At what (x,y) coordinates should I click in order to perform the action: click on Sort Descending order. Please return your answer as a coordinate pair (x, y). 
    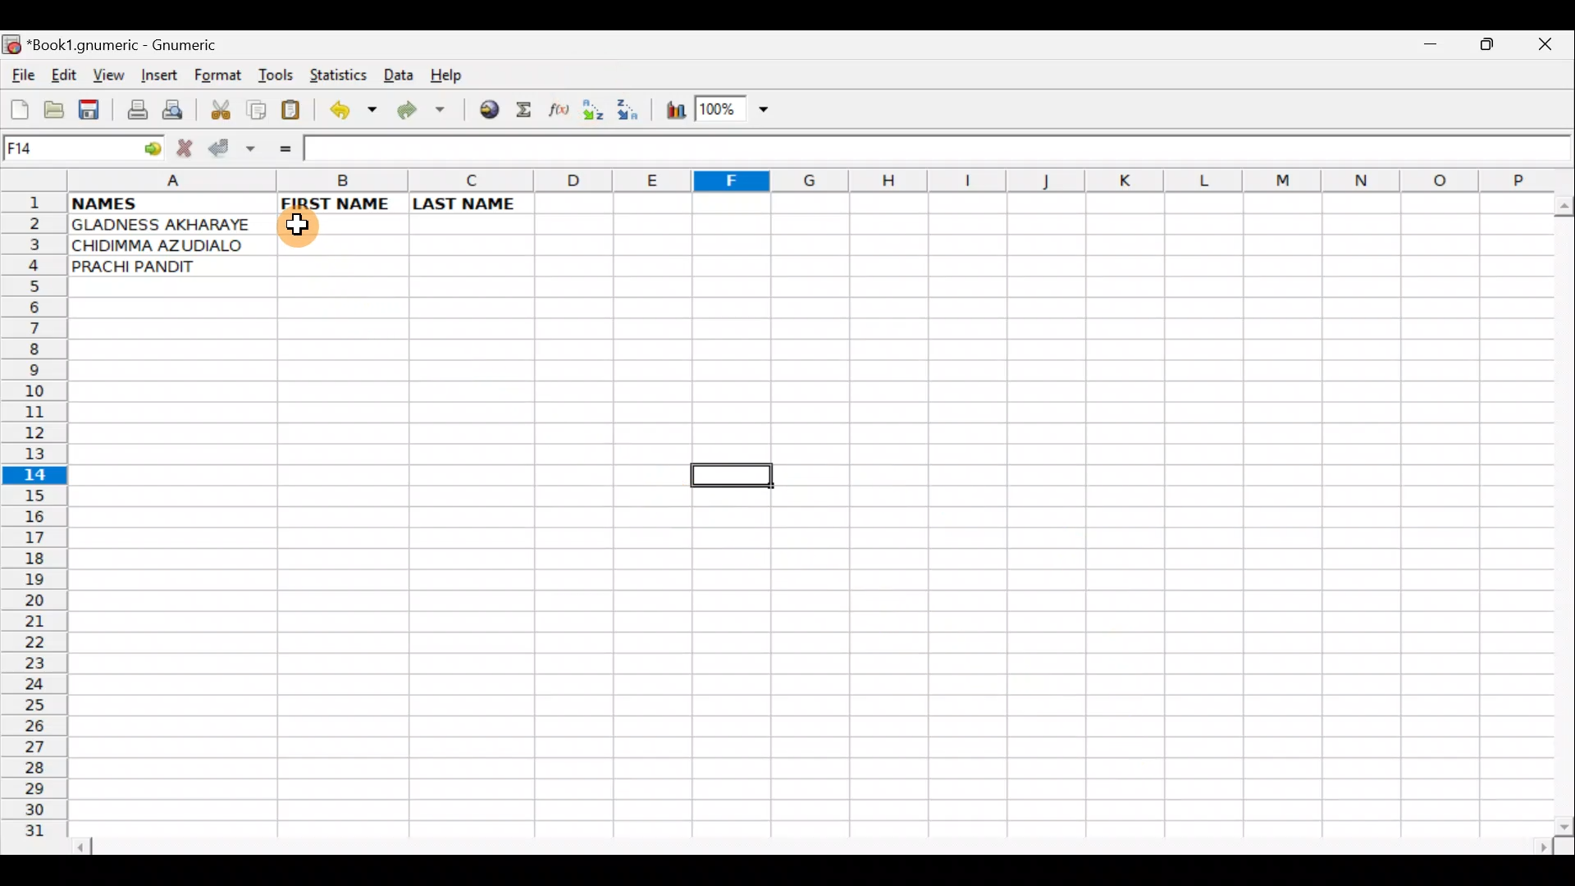
    Looking at the image, I should click on (631, 114).